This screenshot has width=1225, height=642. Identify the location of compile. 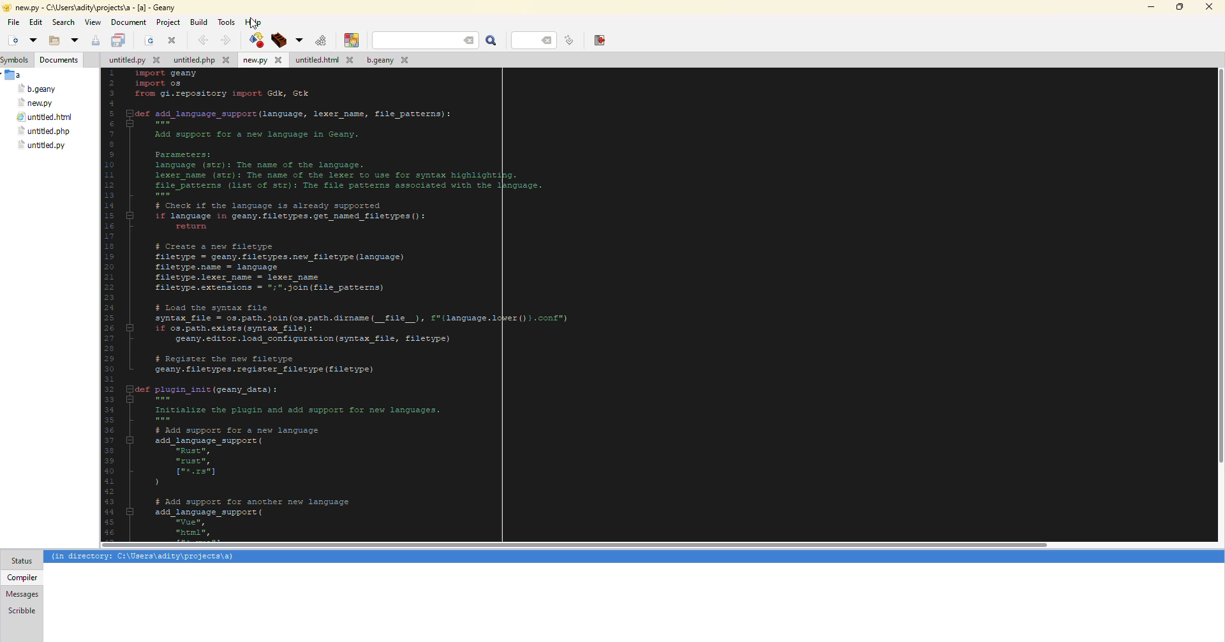
(255, 40).